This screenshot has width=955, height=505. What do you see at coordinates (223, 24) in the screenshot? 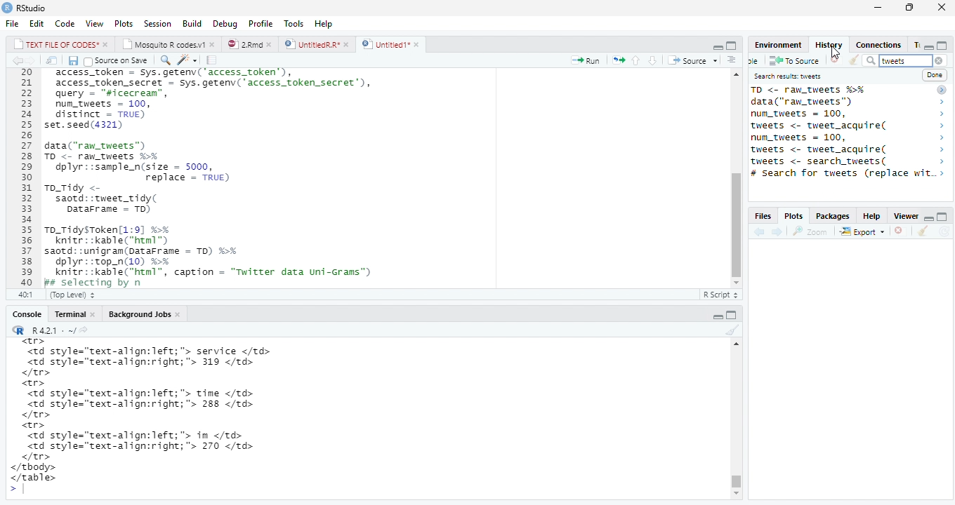
I see `Debug` at bounding box center [223, 24].